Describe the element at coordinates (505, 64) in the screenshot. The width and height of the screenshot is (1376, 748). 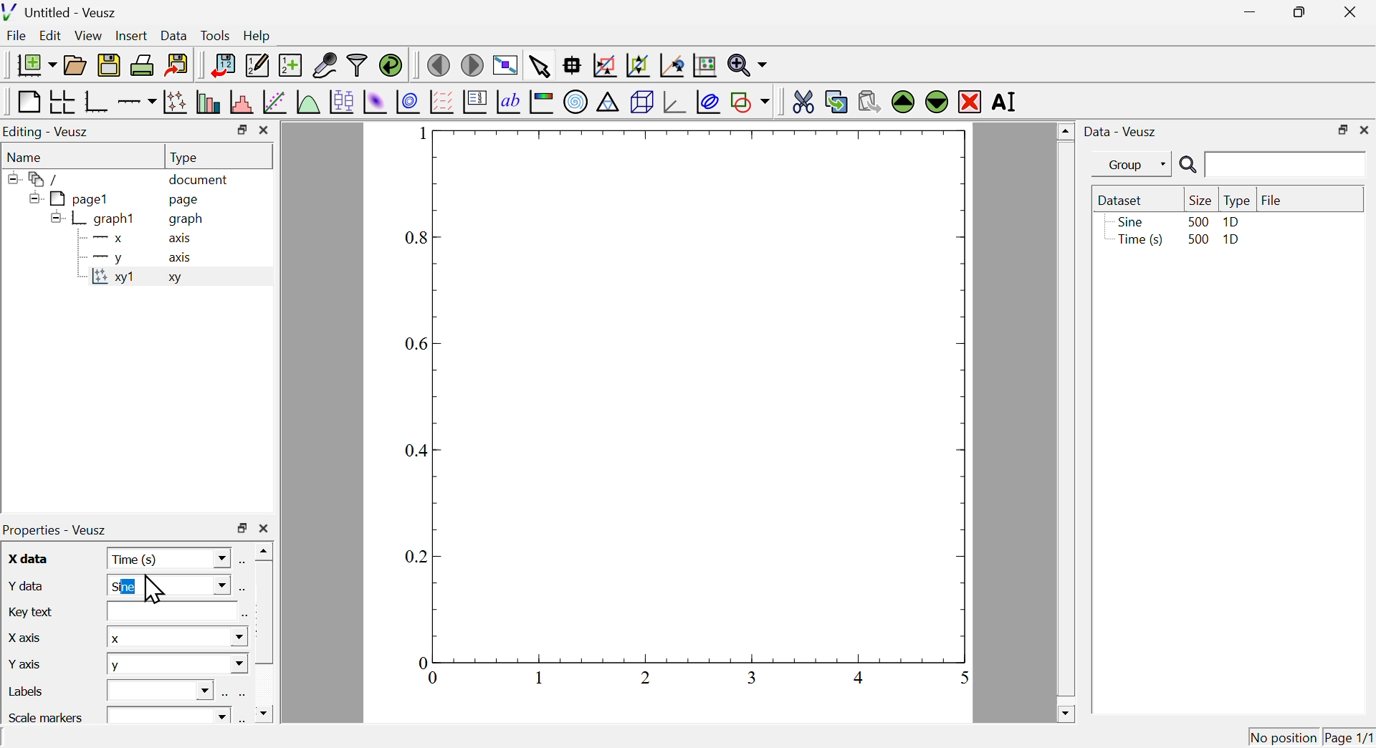
I see `view plot full screen` at that location.